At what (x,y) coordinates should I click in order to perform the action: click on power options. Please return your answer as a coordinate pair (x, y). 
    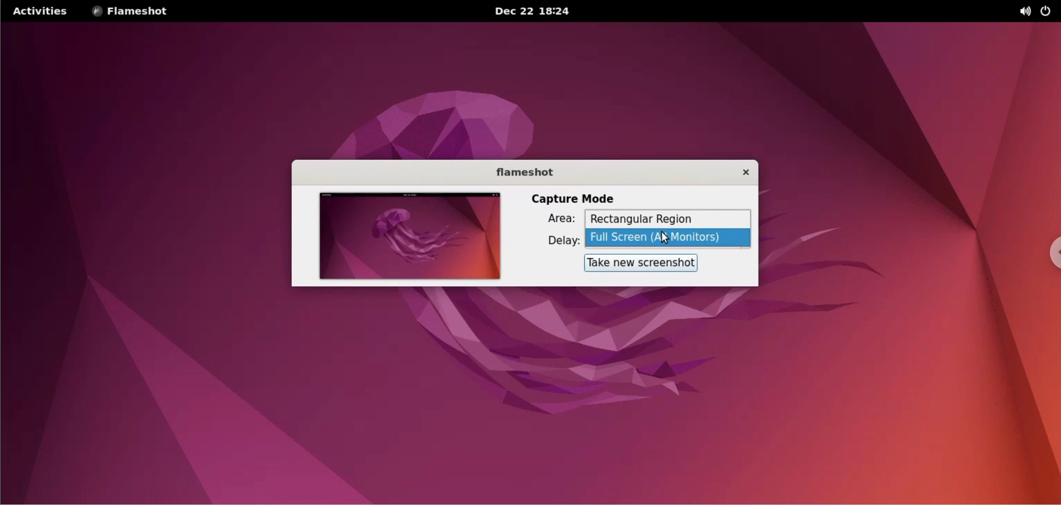
    Looking at the image, I should click on (1048, 12).